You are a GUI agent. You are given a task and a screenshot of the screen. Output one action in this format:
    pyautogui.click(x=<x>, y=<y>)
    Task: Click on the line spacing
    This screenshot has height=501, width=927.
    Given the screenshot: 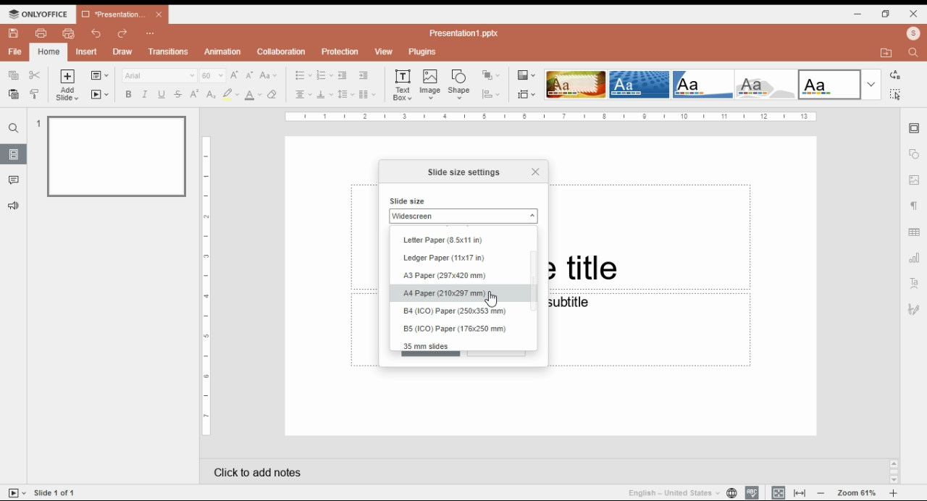 What is the action you would take?
    pyautogui.click(x=346, y=95)
    